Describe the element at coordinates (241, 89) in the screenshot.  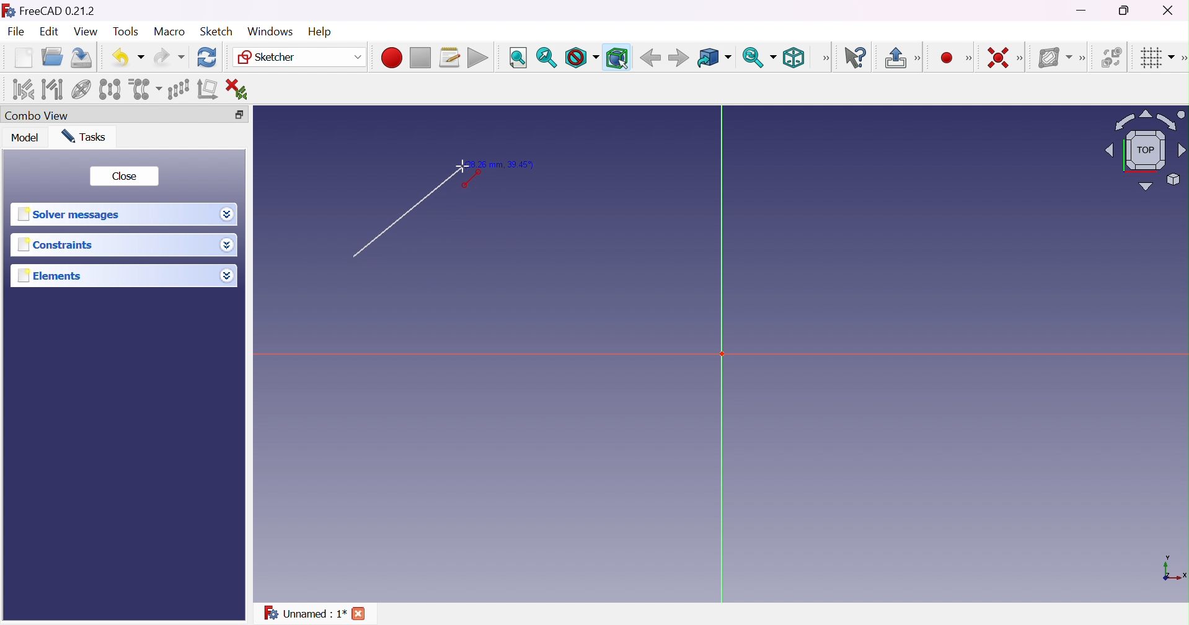
I see `Delete all constraints` at that location.